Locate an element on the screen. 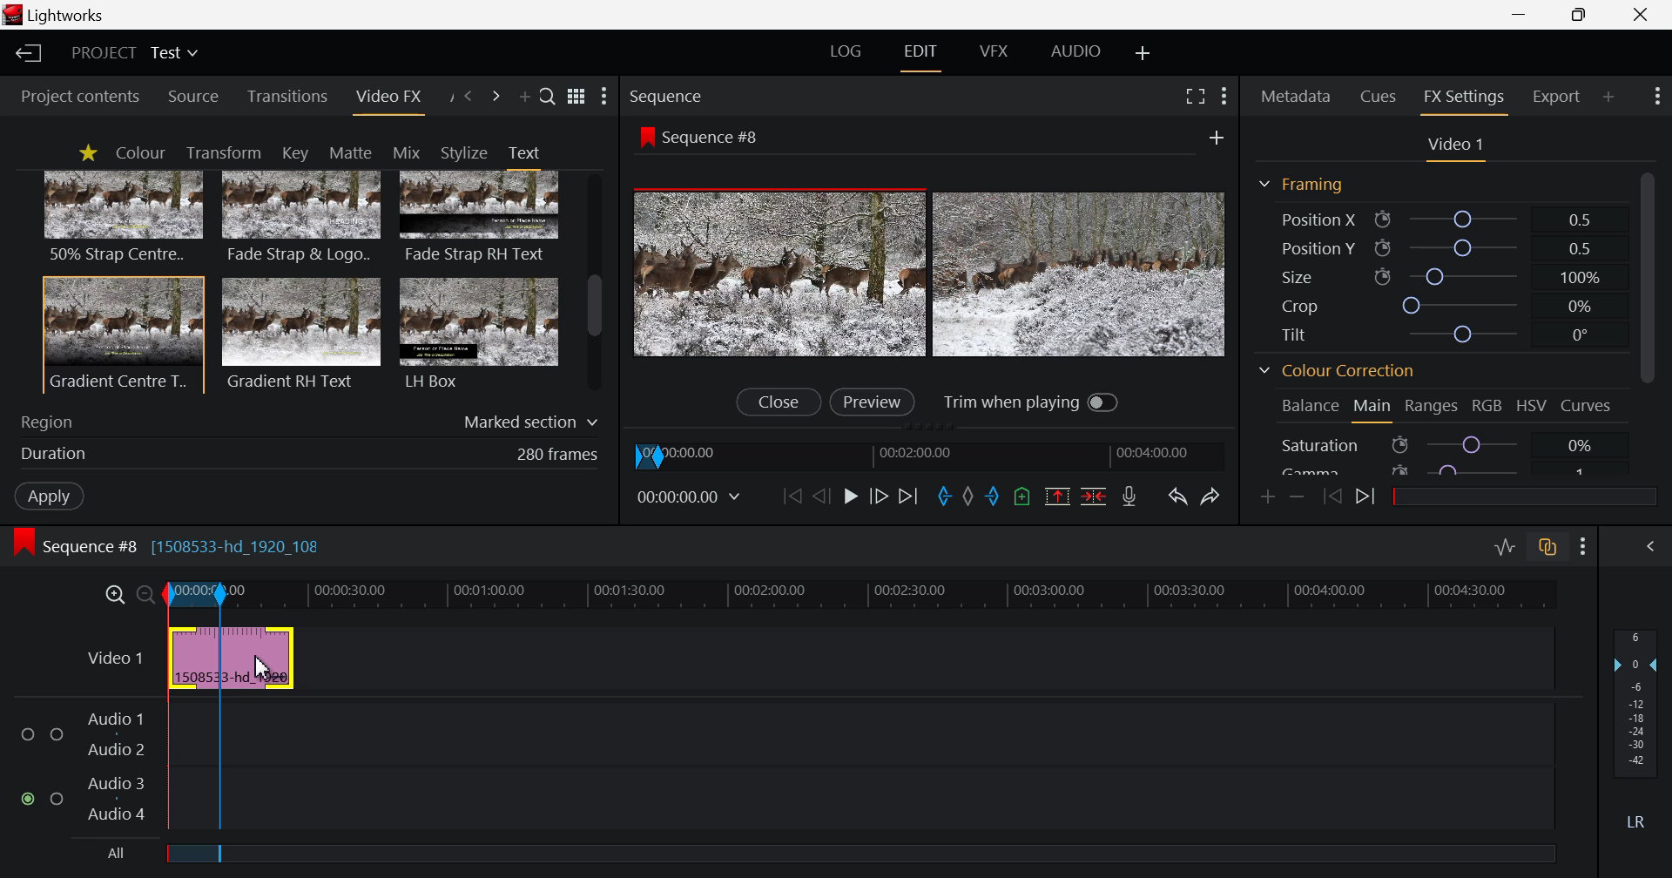 This screenshot has height=878, width=1672. Previous keyframe is located at coordinates (1332, 496).